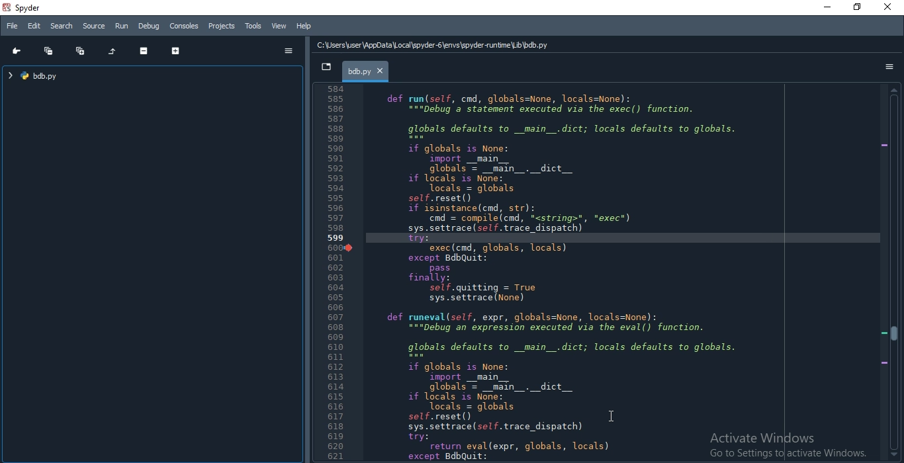 The width and height of the screenshot is (904, 463). Describe the element at coordinates (289, 51) in the screenshot. I see `options` at that location.